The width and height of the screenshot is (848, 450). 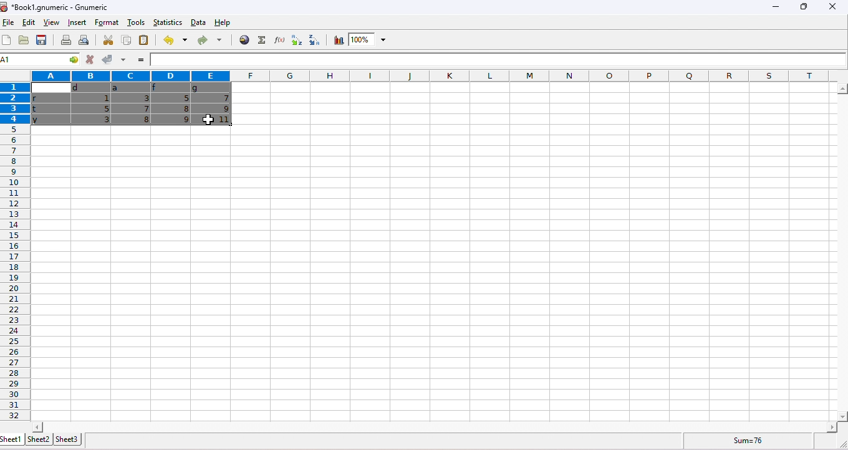 I want to click on copy, so click(x=125, y=40).